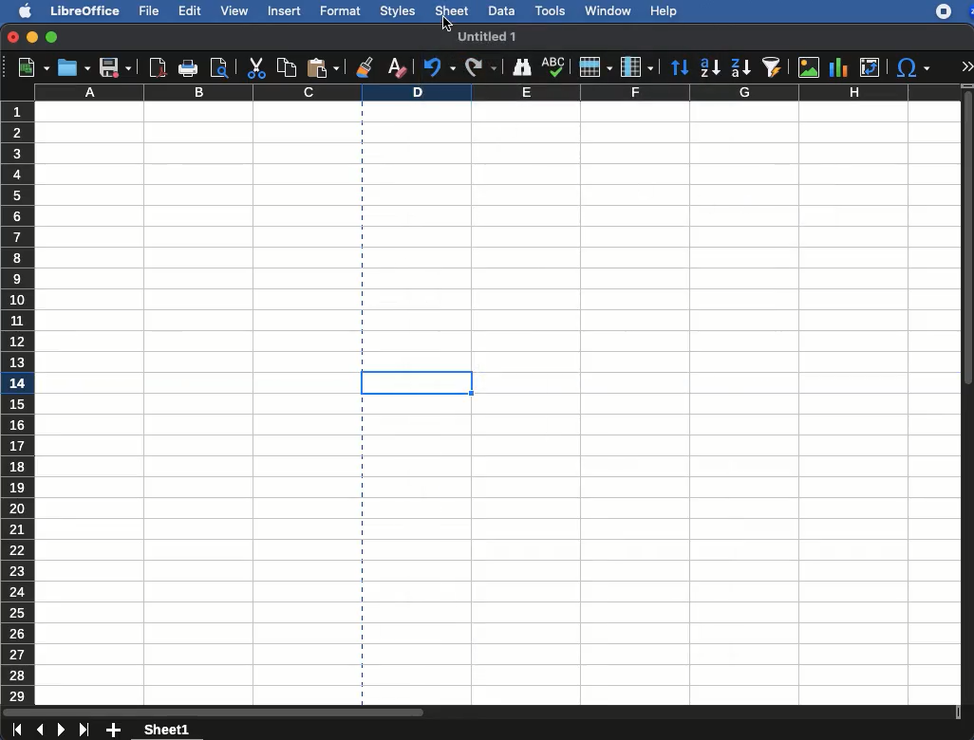  I want to click on next sheet, so click(63, 731).